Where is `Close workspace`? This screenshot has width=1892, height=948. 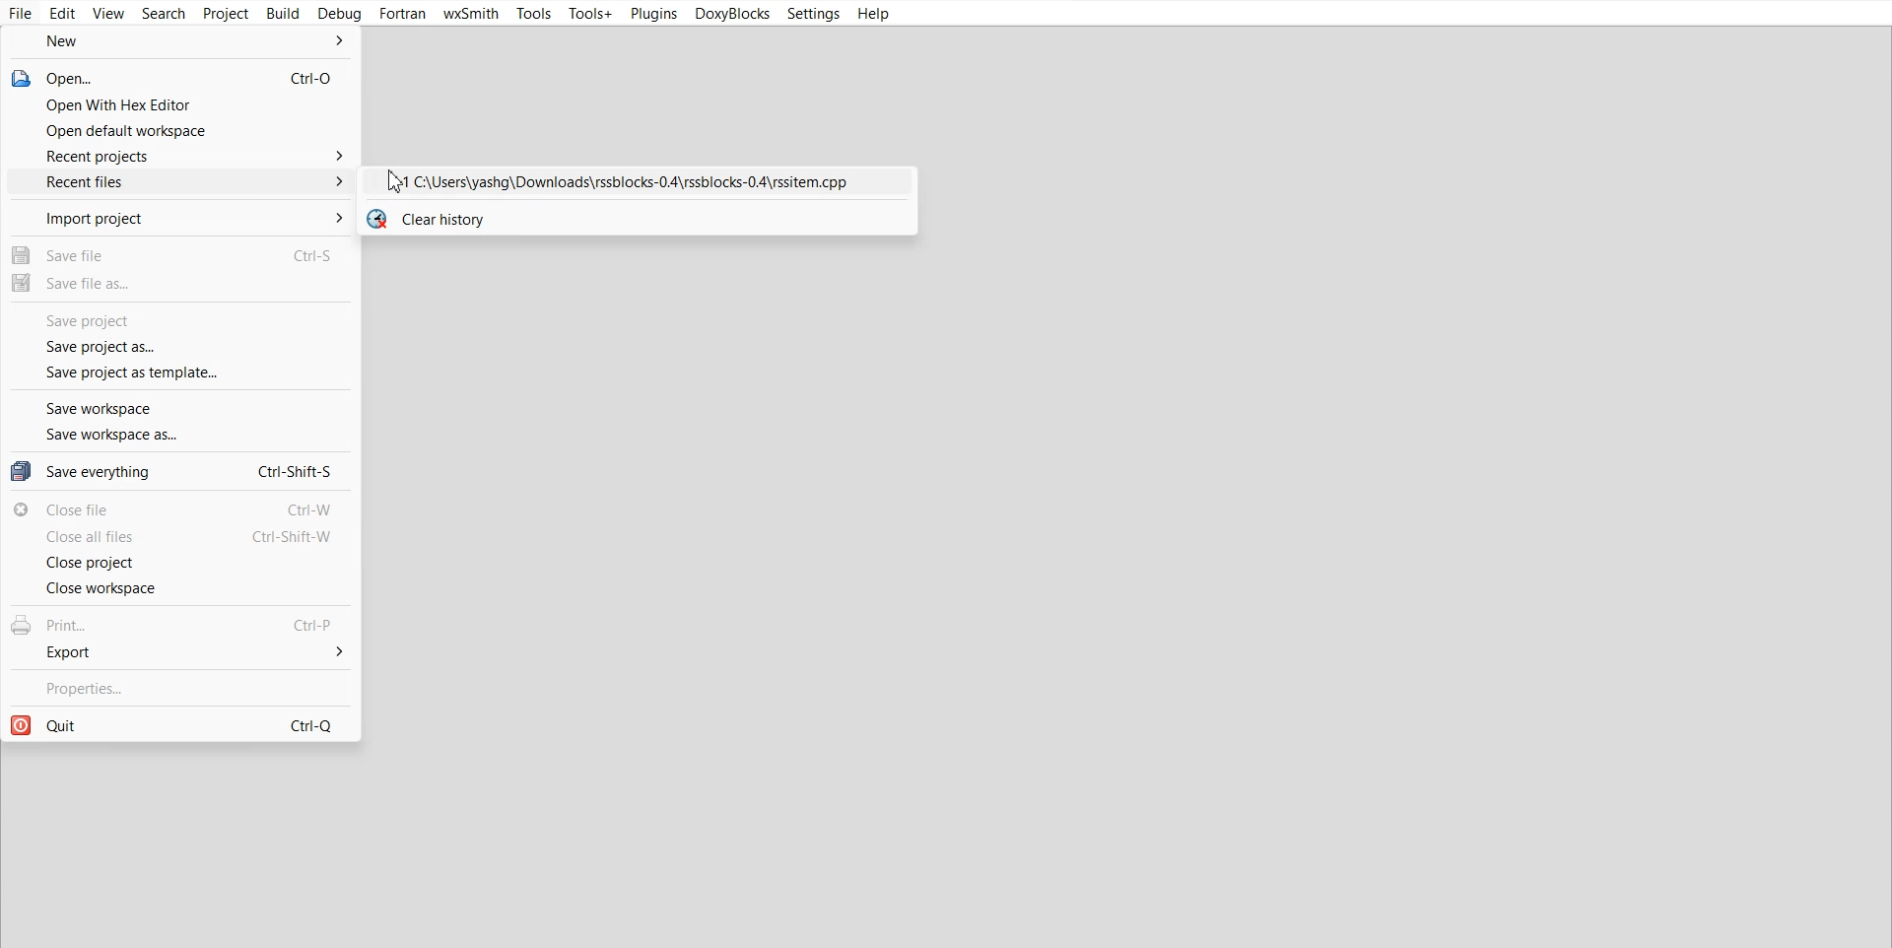
Close workspace is located at coordinates (179, 588).